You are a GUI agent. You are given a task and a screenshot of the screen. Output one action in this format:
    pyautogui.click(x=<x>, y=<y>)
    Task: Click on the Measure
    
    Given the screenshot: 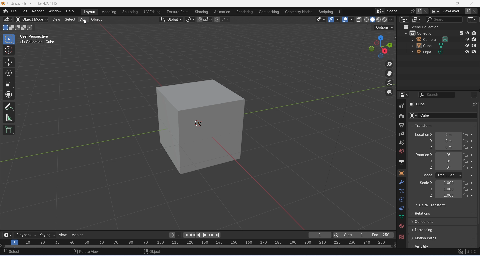 What is the action you would take?
    pyautogui.click(x=9, y=118)
    